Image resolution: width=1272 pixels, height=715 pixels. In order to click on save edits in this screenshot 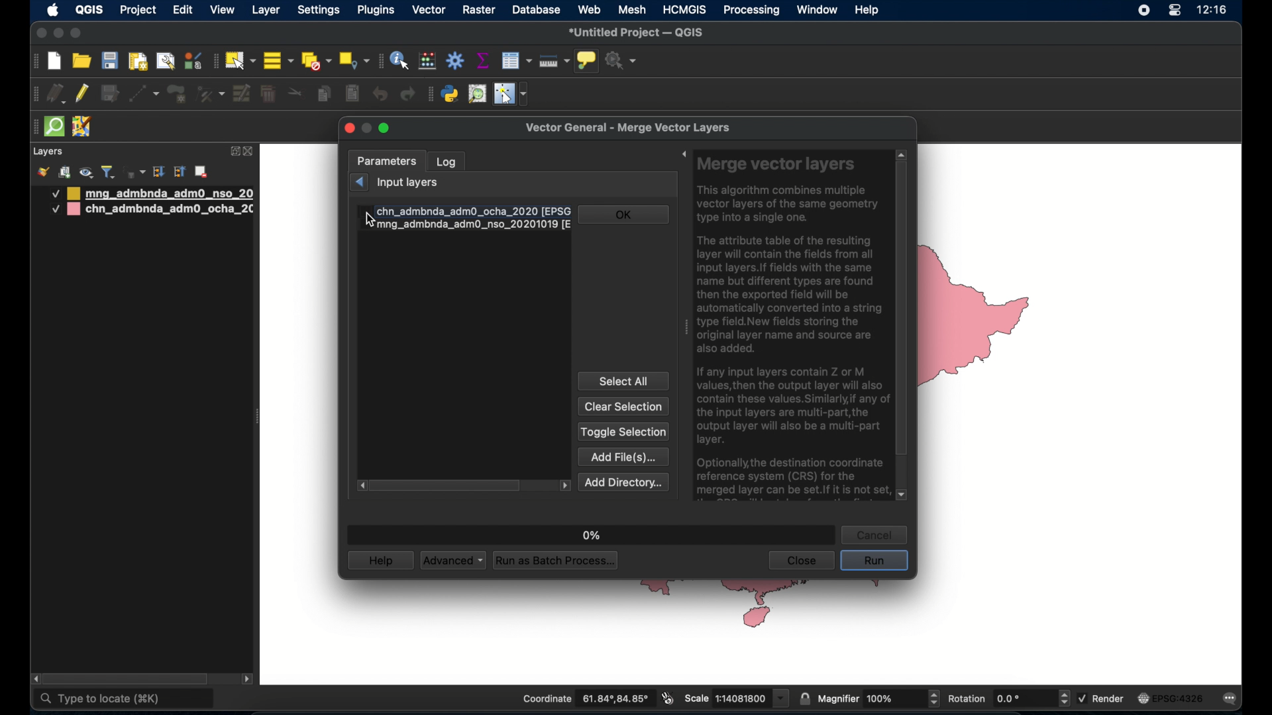, I will do `click(109, 94)`.